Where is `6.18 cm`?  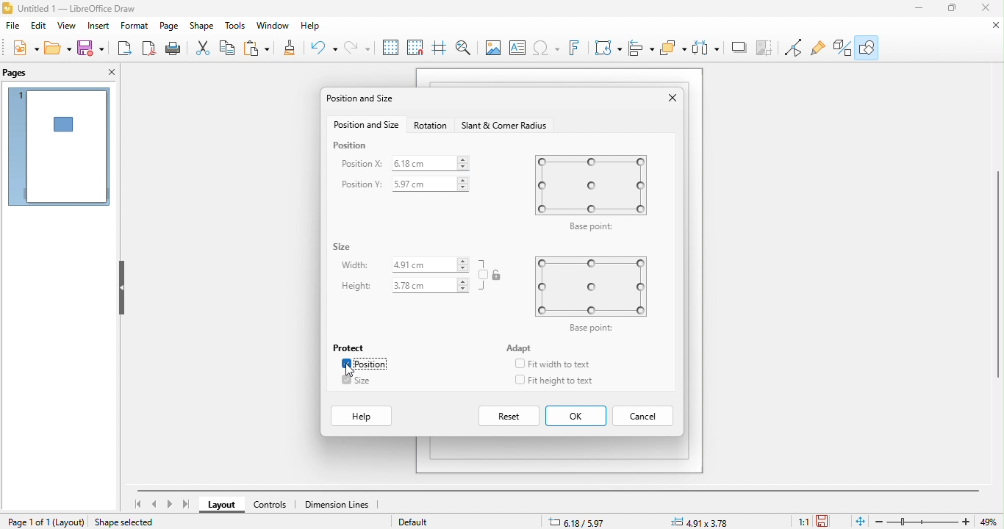 6.18 cm is located at coordinates (429, 162).